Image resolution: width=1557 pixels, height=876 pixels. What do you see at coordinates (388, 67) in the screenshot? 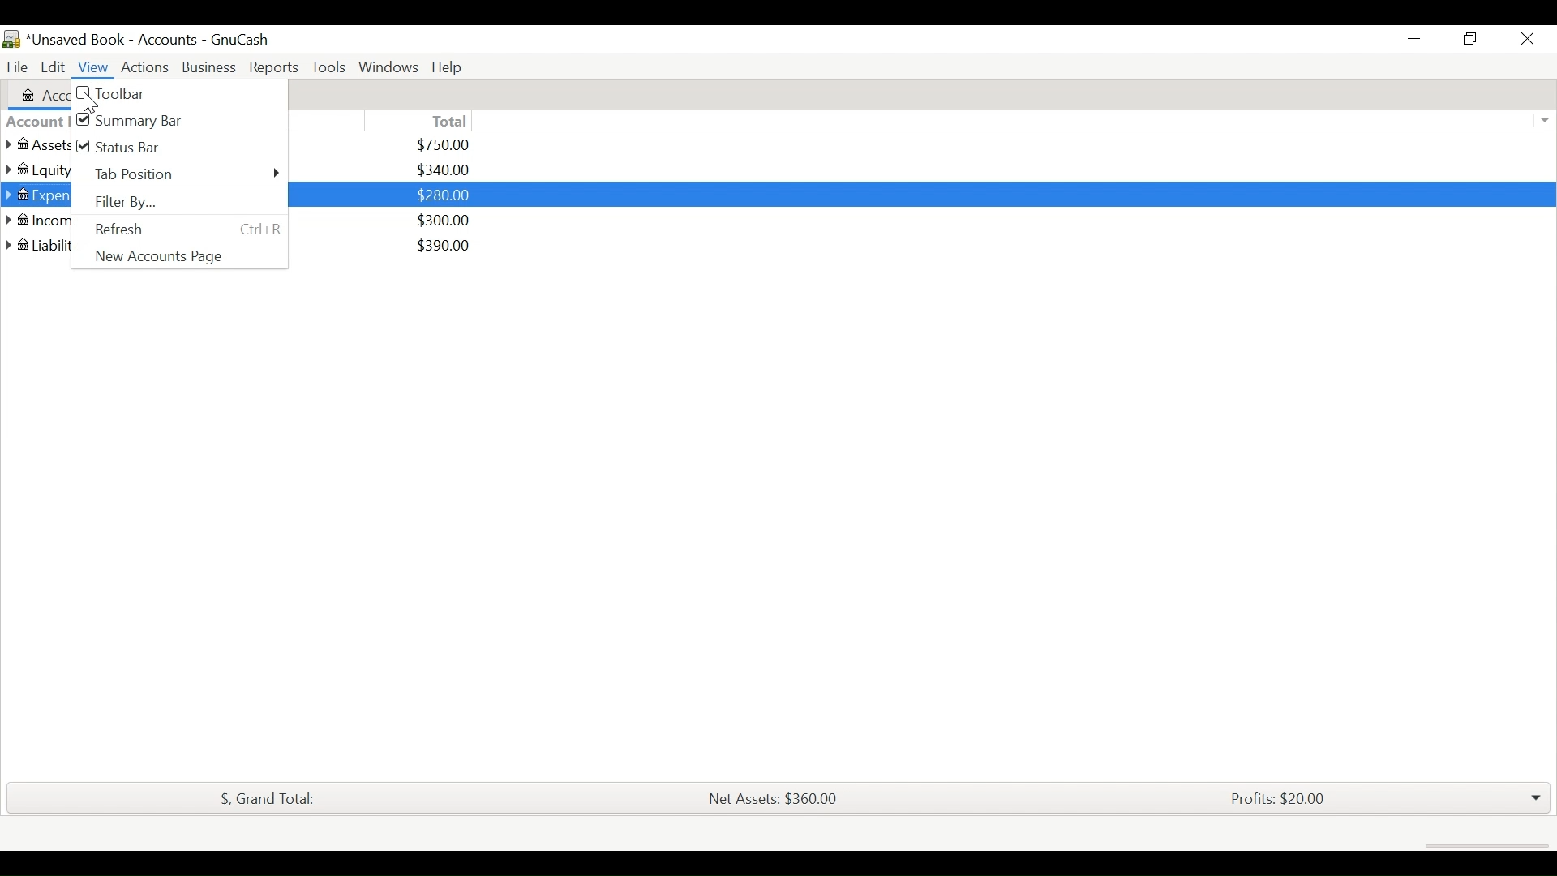
I see `Windows` at bounding box center [388, 67].